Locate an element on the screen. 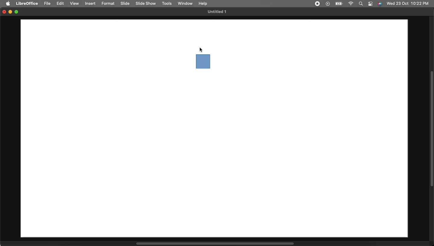  Help is located at coordinates (203, 3).